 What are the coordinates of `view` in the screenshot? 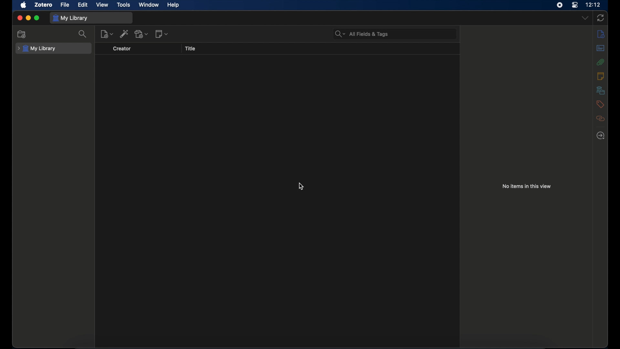 It's located at (101, 5).